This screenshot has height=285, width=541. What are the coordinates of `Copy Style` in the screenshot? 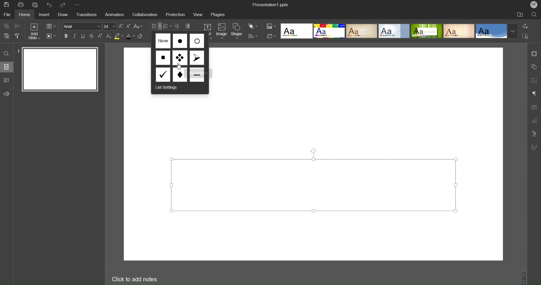 It's located at (17, 36).